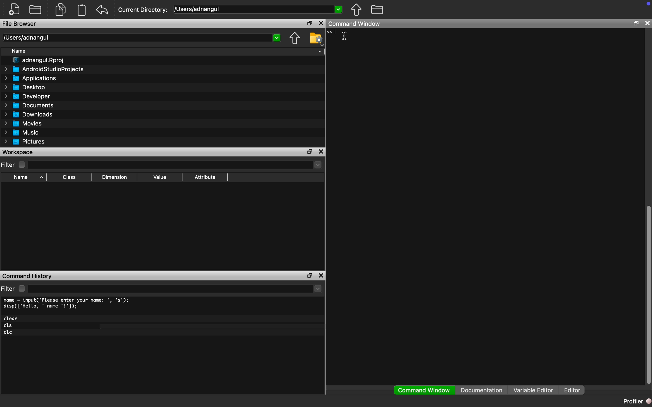 Image resolution: width=652 pixels, height=407 pixels. What do you see at coordinates (647, 23) in the screenshot?
I see `close` at bounding box center [647, 23].